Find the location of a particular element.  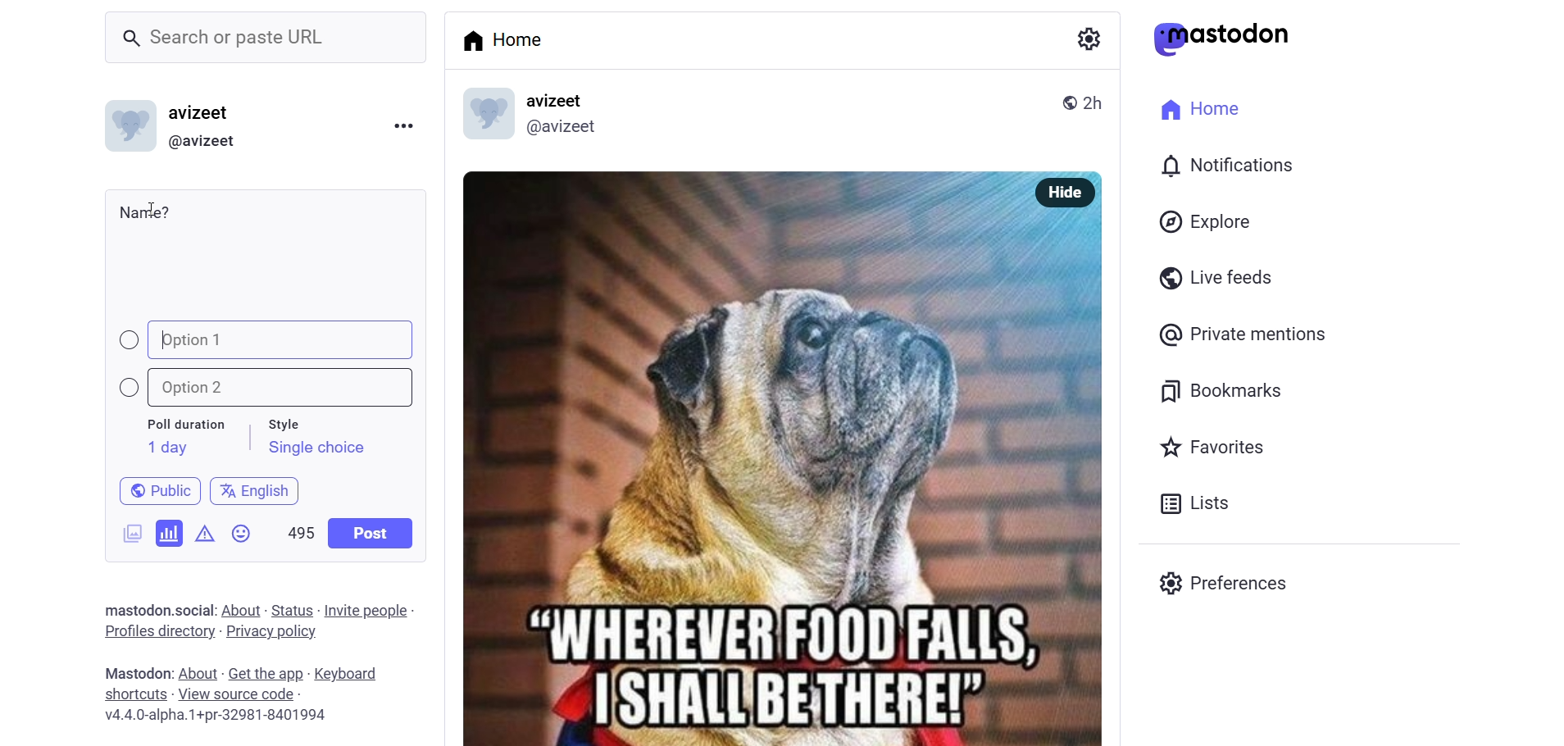

live feed is located at coordinates (1212, 276).